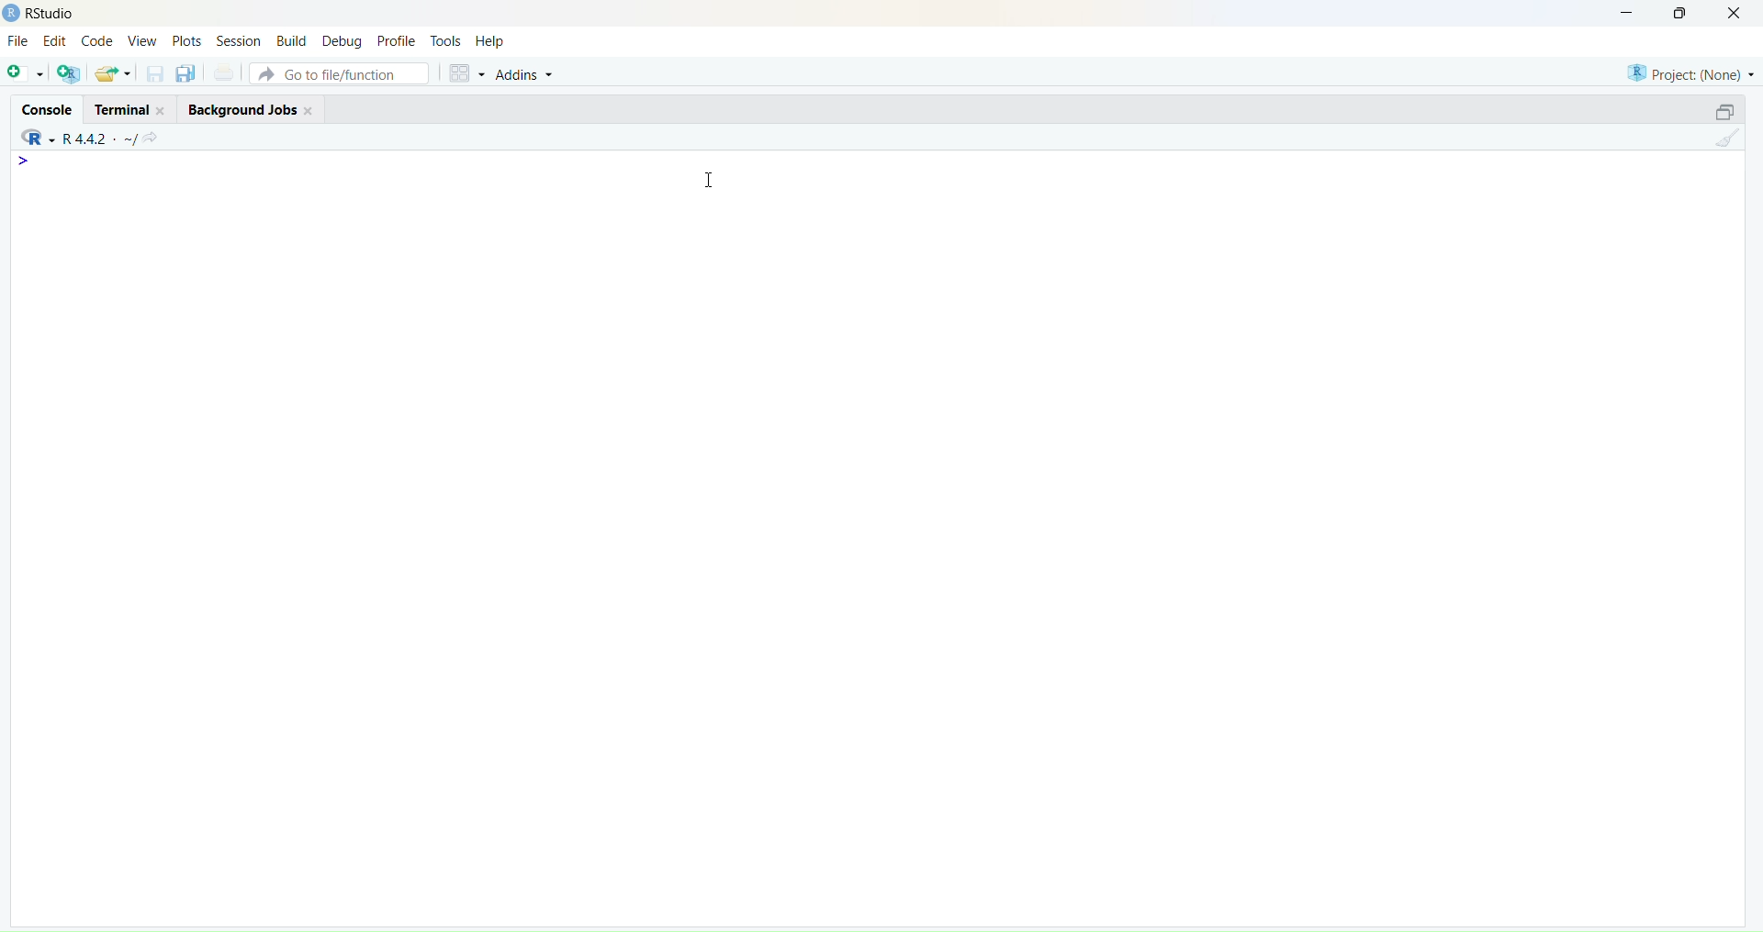  Describe the element at coordinates (1684, 13) in the screenshot. I see `maximise` at that location.